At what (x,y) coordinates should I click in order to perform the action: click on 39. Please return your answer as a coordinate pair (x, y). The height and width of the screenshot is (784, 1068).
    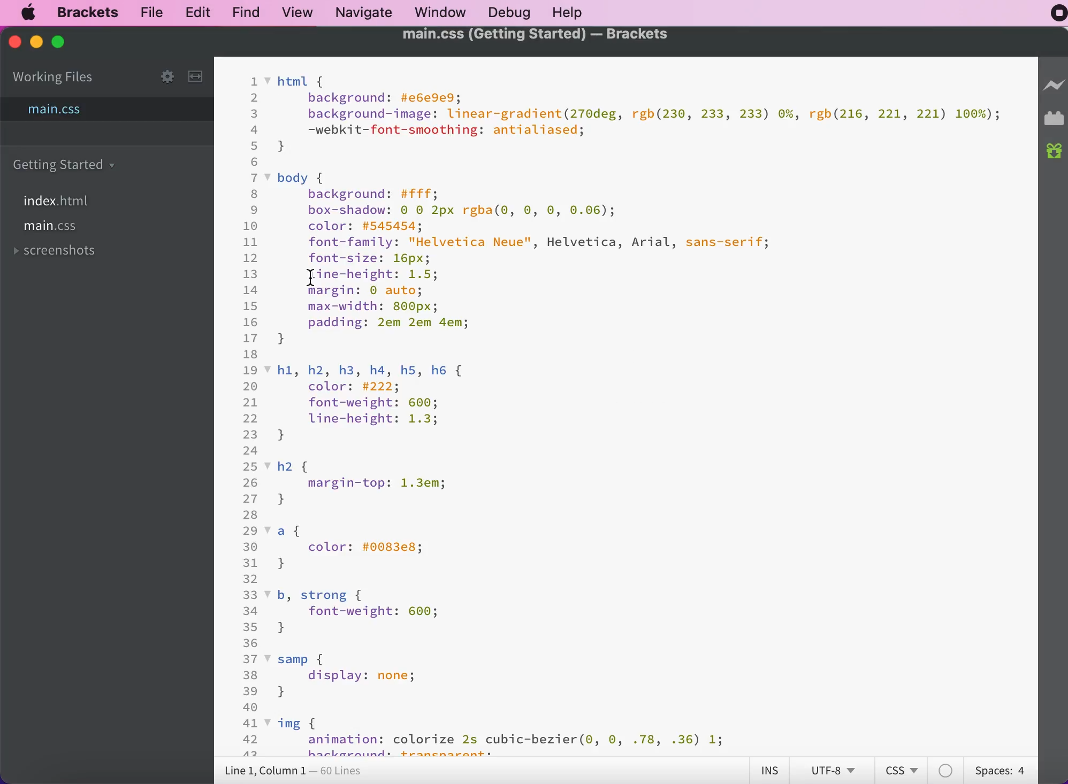
    Looking at the image, I should click on (250, 691).